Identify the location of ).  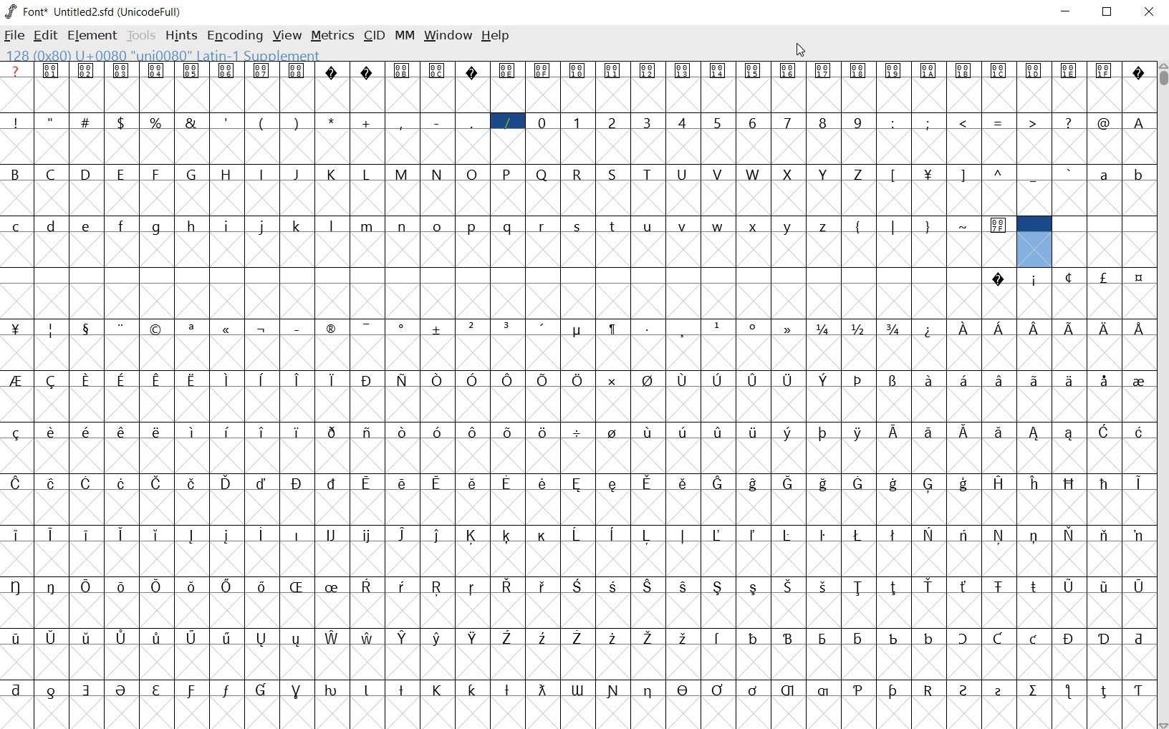
(299, 122).